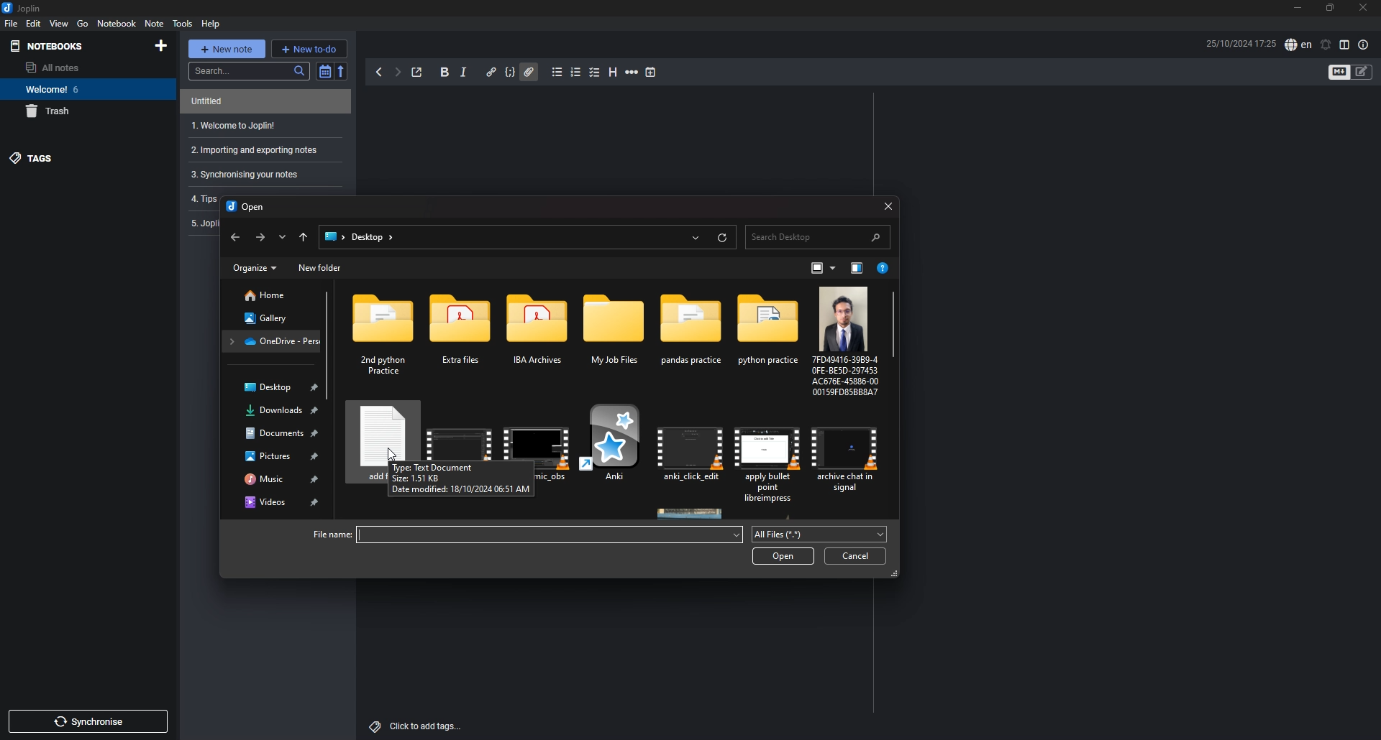  Describe the element at coordinates (632, 73) in the screenshot. I see `horizontal rule` at that location.